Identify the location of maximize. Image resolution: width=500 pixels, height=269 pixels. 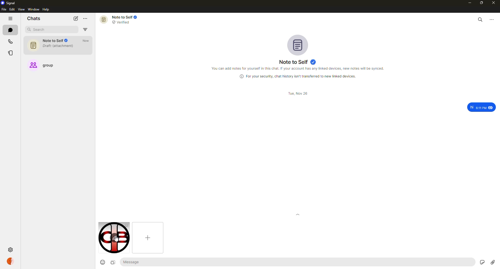
(481, 4).